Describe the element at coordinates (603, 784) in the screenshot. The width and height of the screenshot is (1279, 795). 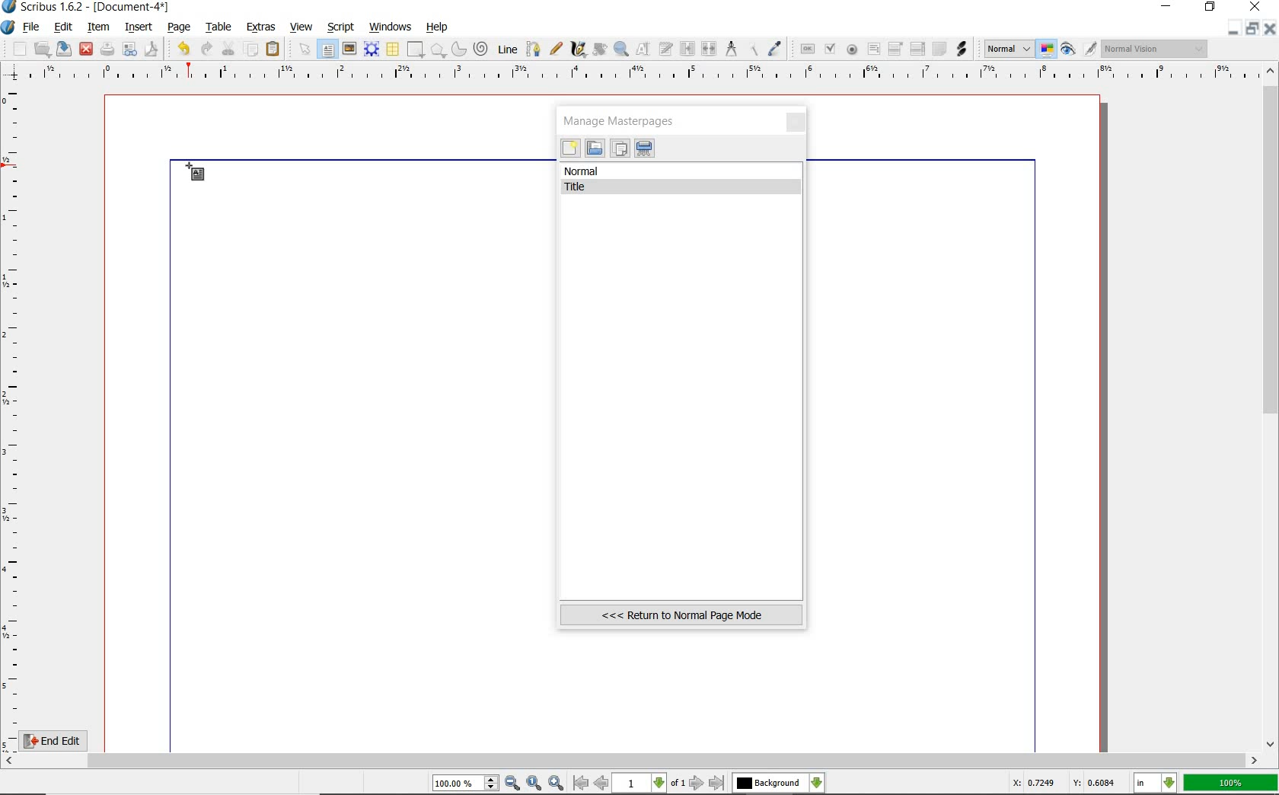
I see `go to previous page` at that location.